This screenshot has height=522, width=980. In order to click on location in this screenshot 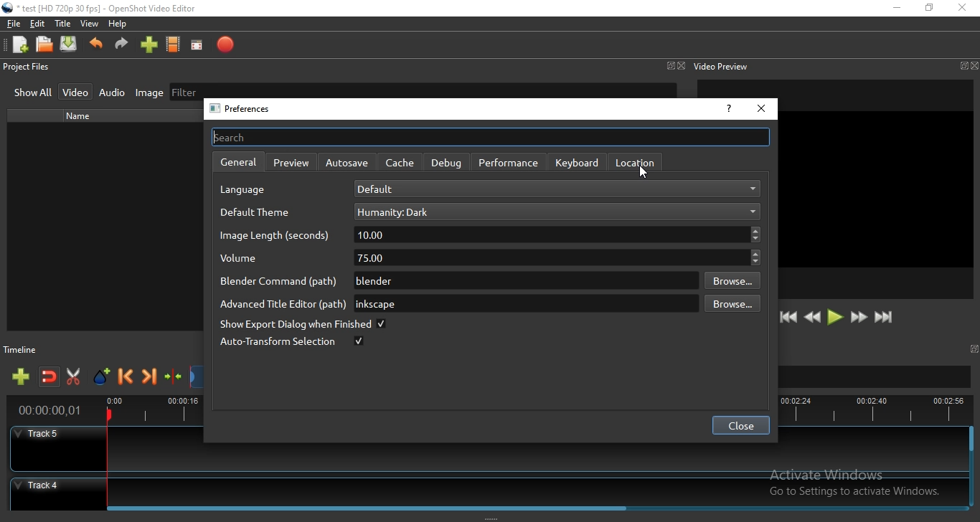, I will do `click(634, 161)`.